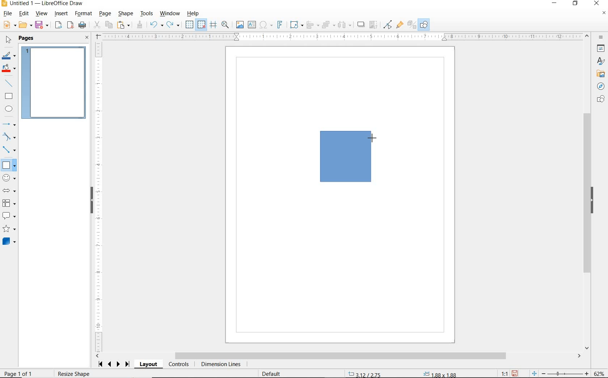 The height and width of the screenshot is (378, 608). I want to click on CALLOUT SHAPES, so click(9, 216).